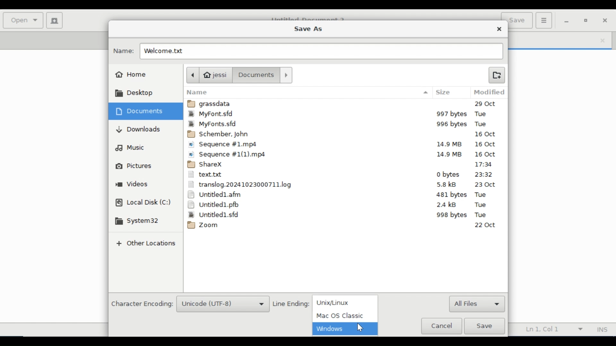  What do you see at coordinates (147, 243) in the screenshot?
I see `Add Other Locations` at bounding box center [147, 243].